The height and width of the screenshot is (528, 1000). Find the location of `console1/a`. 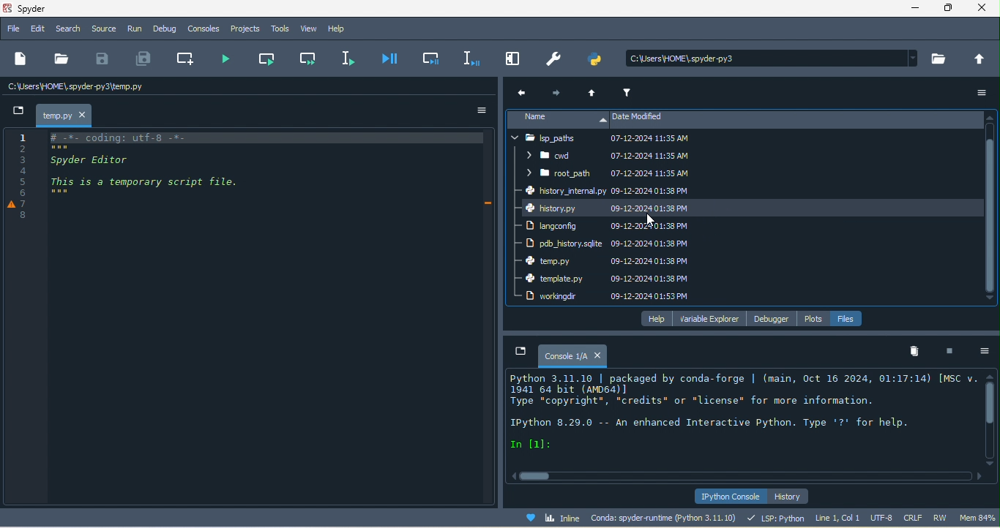

console1/a is located at coordinates (561, 353).